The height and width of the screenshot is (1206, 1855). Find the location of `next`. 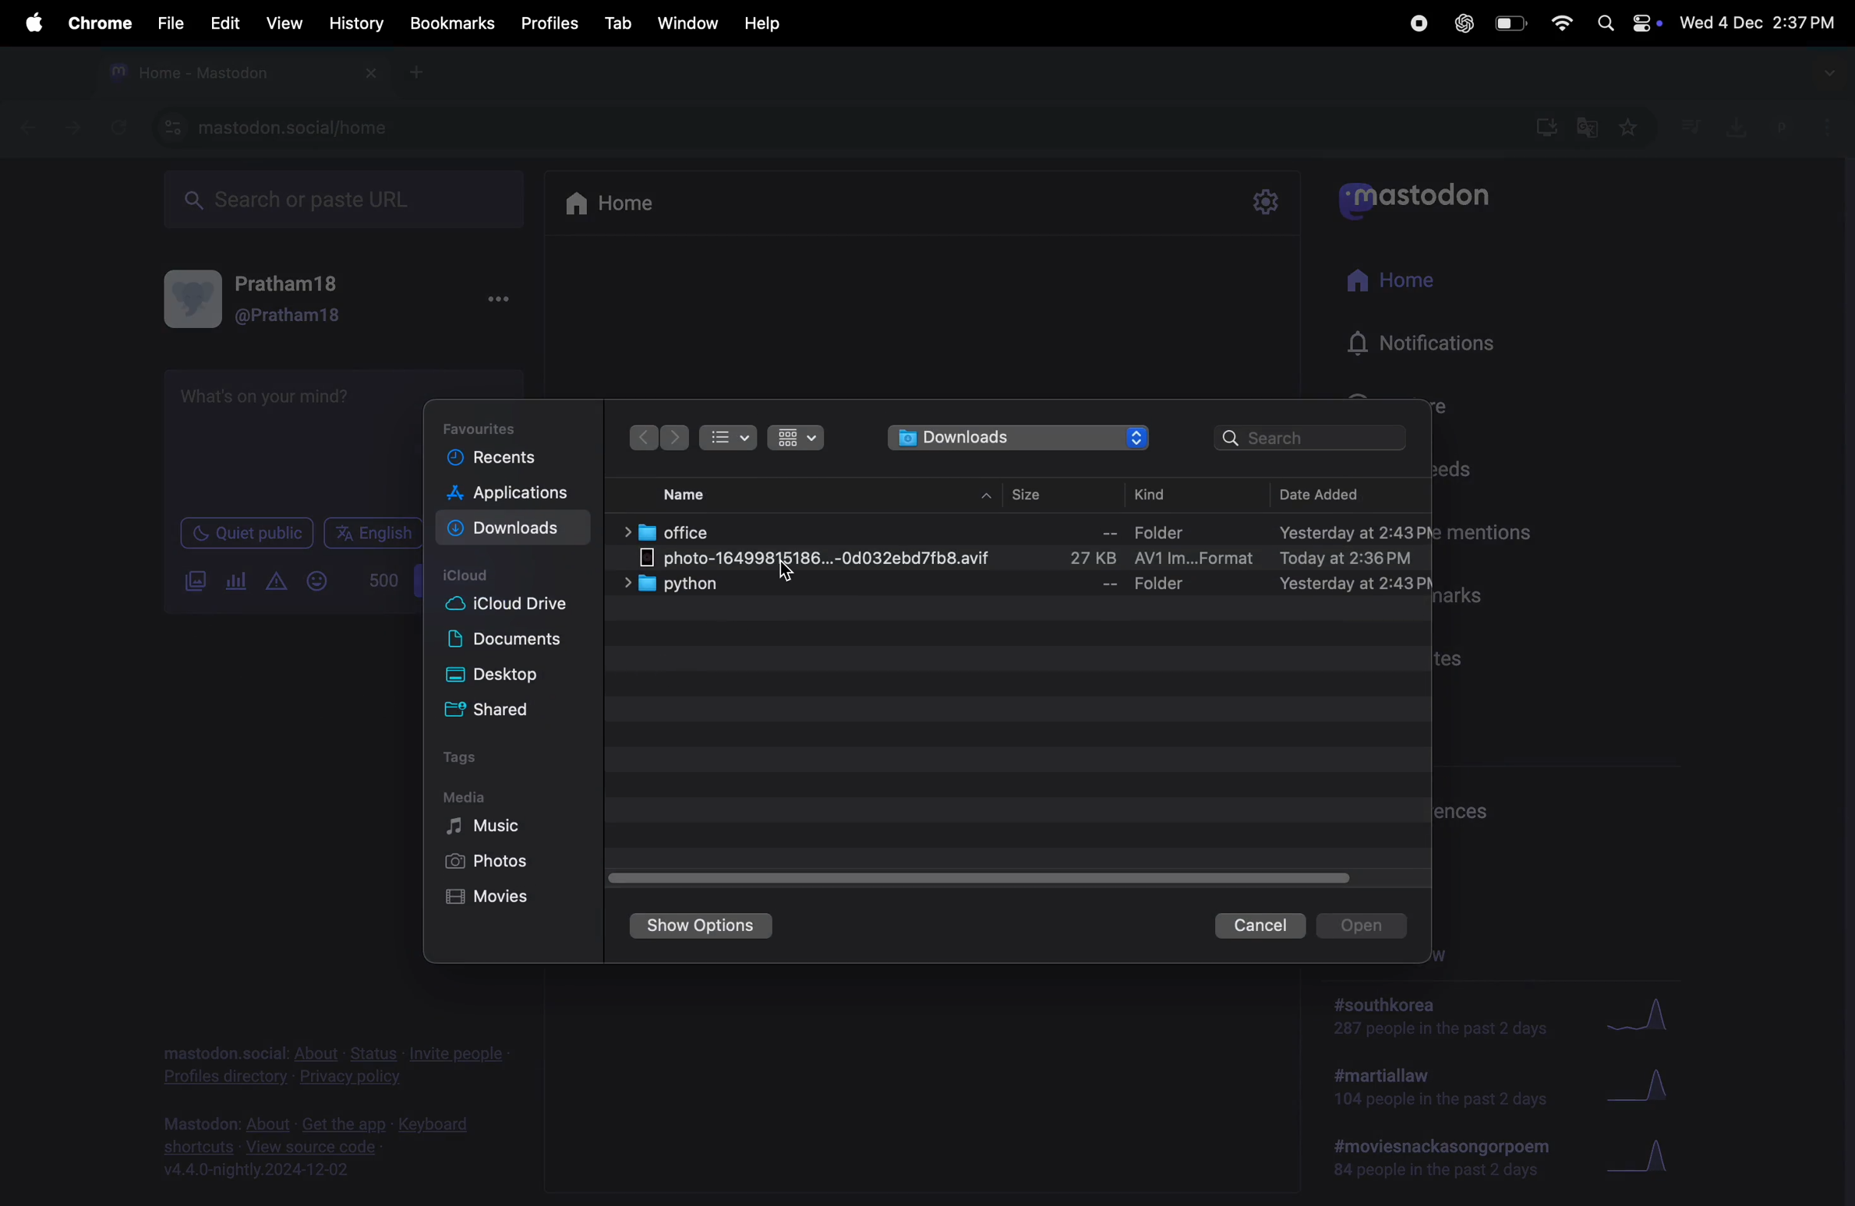

next is located at coordinates (675, 439).